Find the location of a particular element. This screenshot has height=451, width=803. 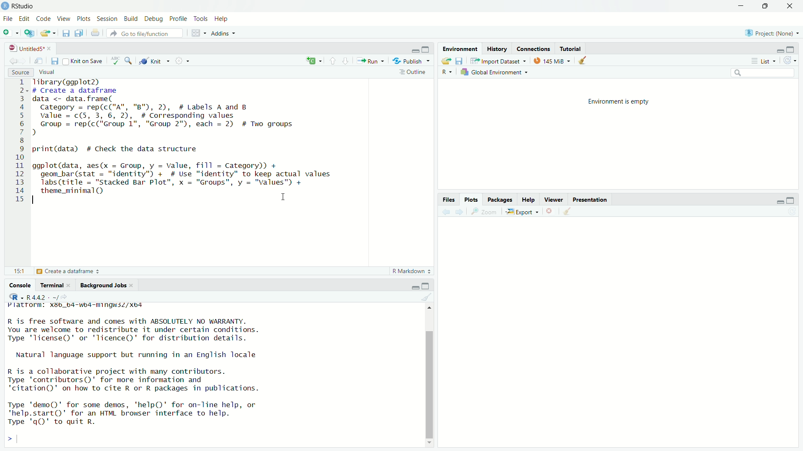

List is located at coordinates (764, 60).